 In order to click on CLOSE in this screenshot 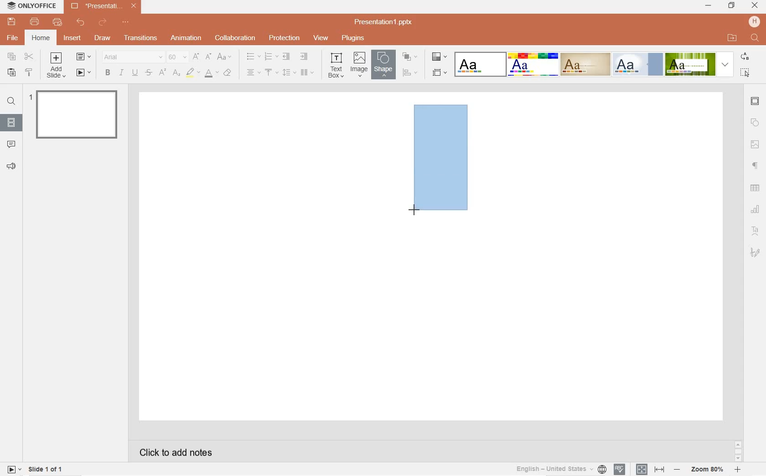, I will do `click(755, 6)`.